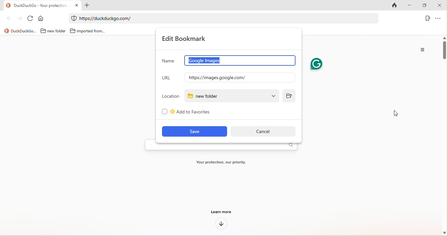 Image resolution: width=447 pixels, height=236 pixels. I want to click on save, so click(194, 132).